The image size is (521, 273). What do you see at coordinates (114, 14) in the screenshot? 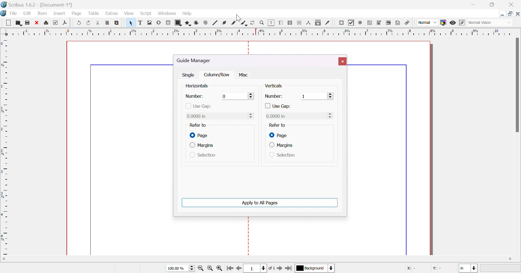
I see `extras` at bounding box center [114, 14].